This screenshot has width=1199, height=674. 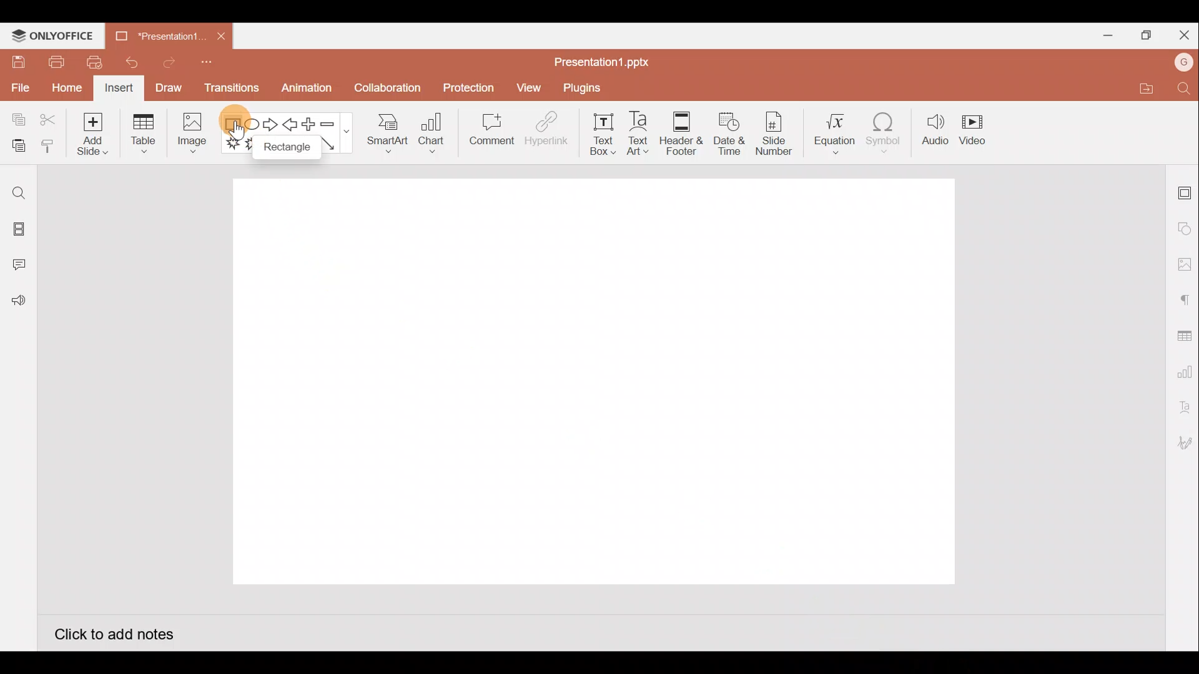 I want to click on Image, so click(x=190, y=136).